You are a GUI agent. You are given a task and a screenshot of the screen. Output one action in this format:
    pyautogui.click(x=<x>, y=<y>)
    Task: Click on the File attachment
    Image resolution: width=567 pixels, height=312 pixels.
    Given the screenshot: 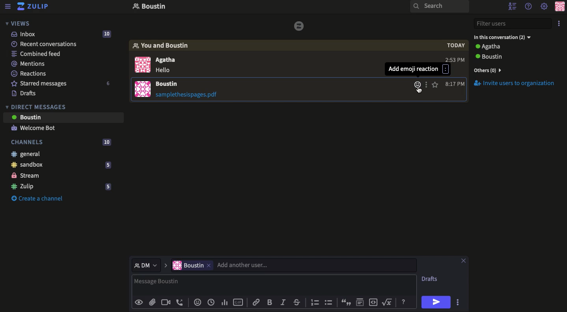 What is the action you would take?
    pyautogui.click(x=191, y=95)
    